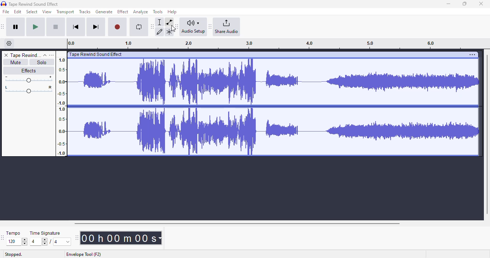 The width and height of the screenshot is (490, 258). I want to click on tempo, so click(13, 233).